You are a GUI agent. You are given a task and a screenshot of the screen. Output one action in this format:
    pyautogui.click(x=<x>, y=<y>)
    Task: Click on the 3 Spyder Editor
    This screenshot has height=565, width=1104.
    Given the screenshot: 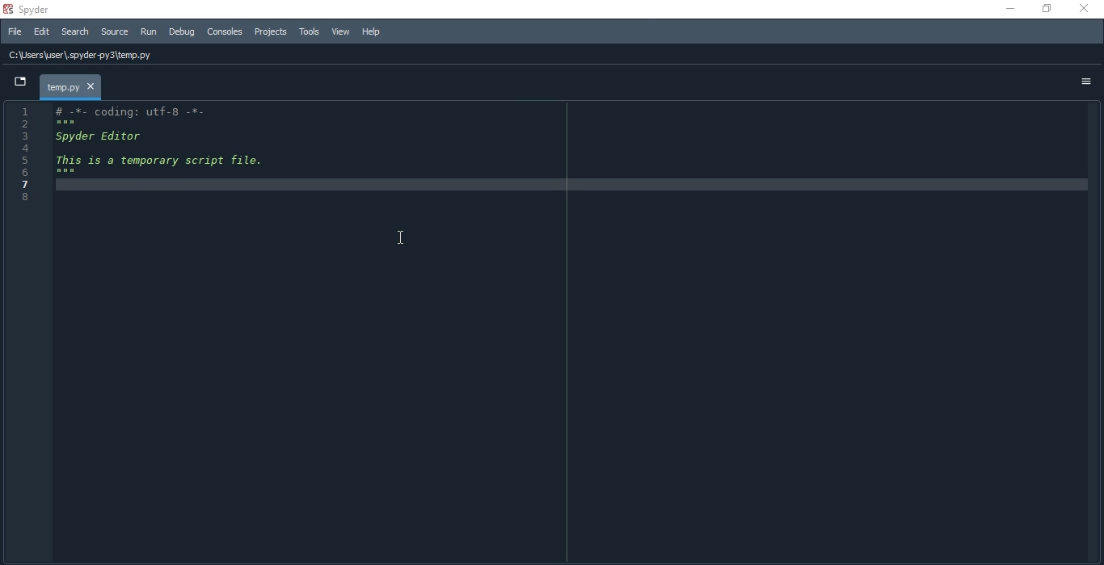 What is the action you would take?
    pyautogui.click(x=96, y=136)
    